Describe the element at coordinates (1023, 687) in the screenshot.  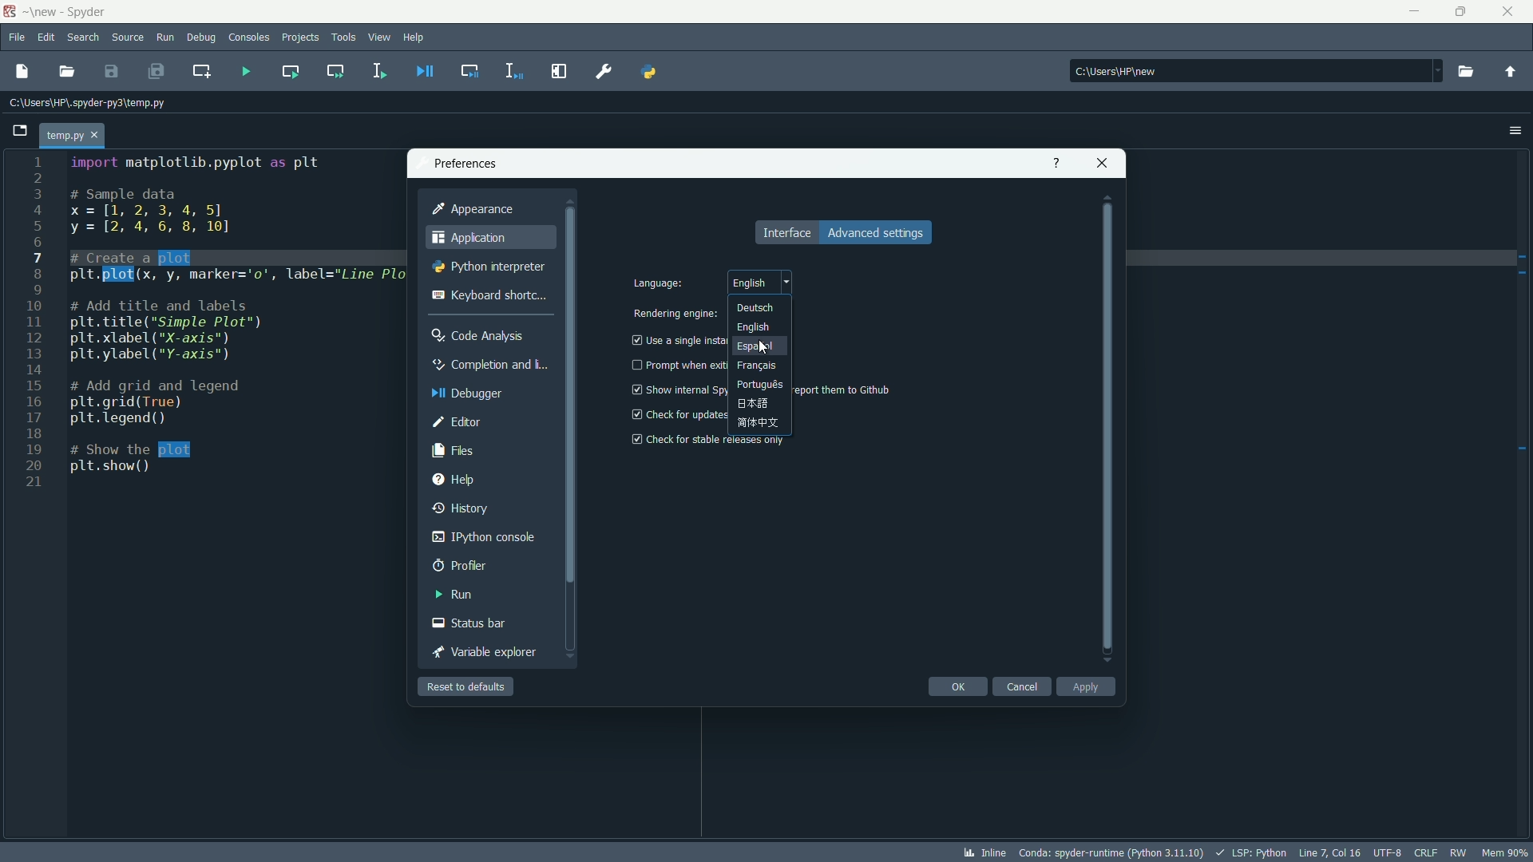
I see `cancel` at that location.